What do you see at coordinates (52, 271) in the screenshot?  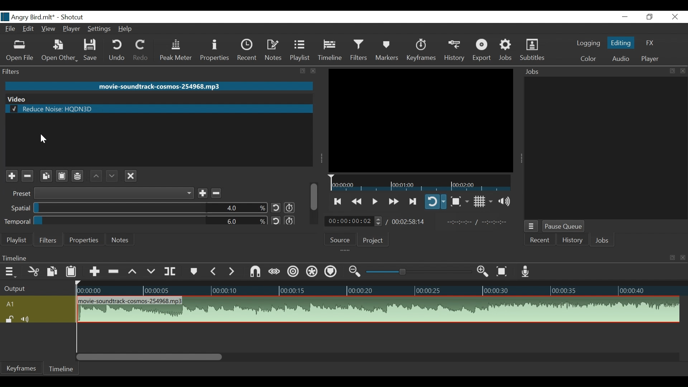 I see `Copy` at bounding box center [52, 271].